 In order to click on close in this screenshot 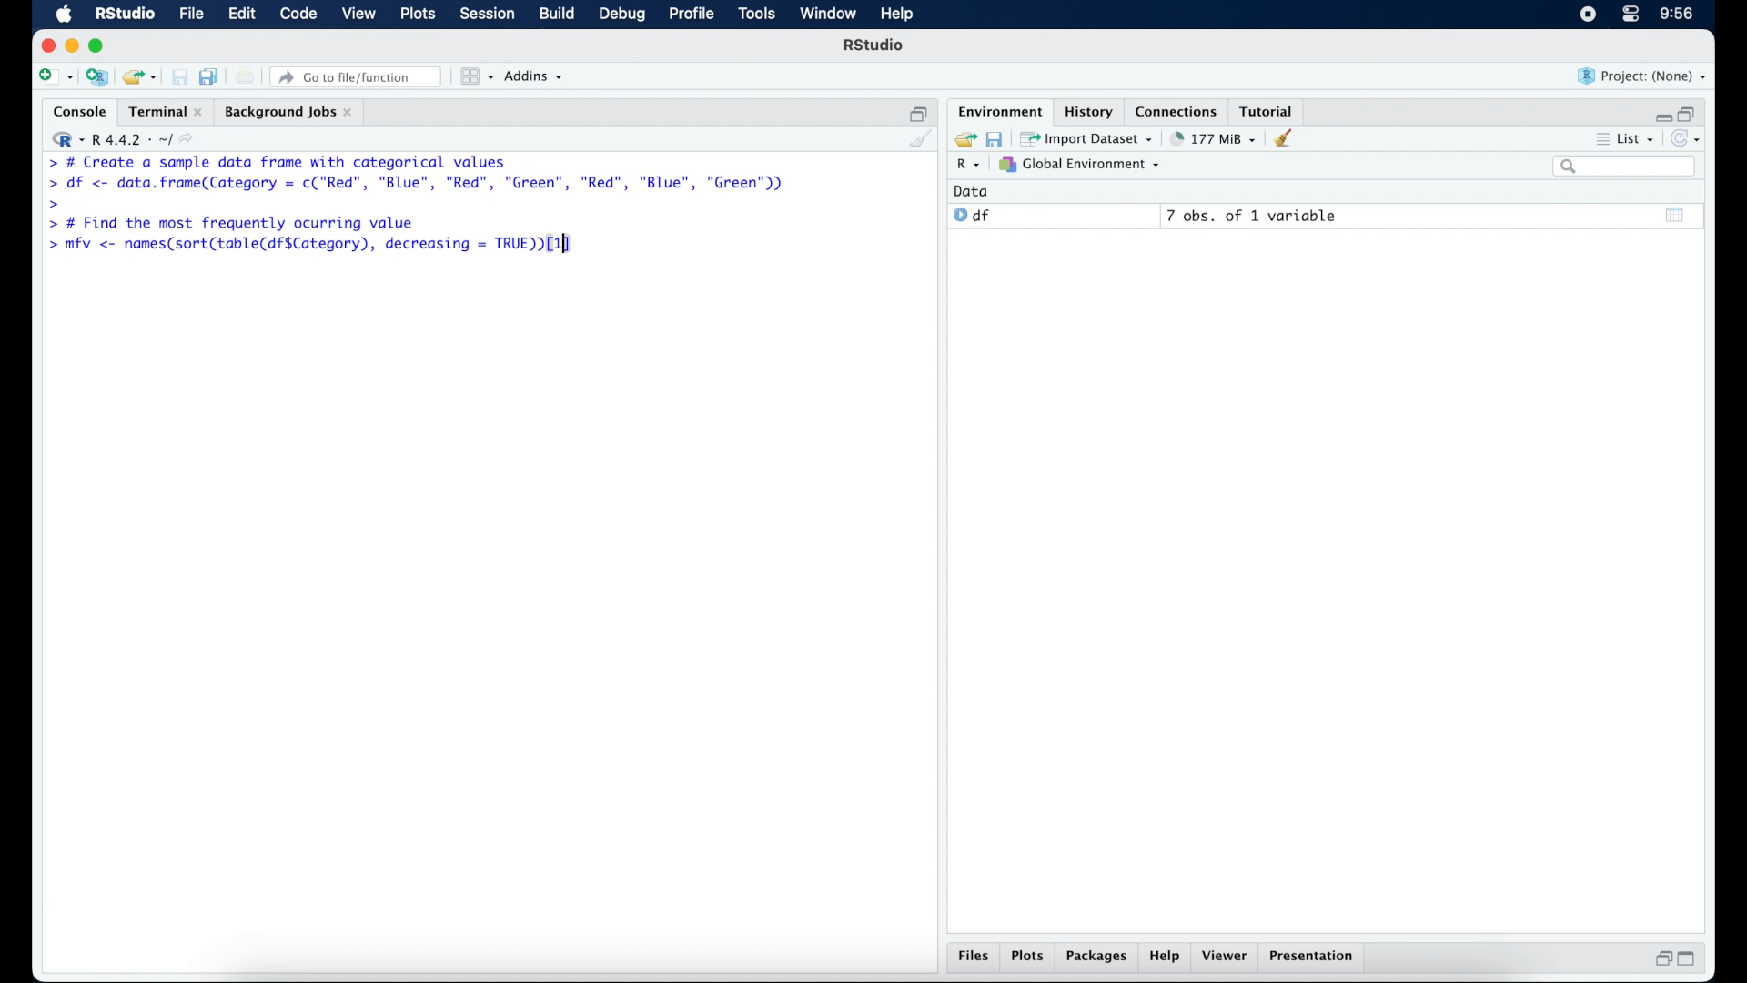, I will do `click(45, 45)`.